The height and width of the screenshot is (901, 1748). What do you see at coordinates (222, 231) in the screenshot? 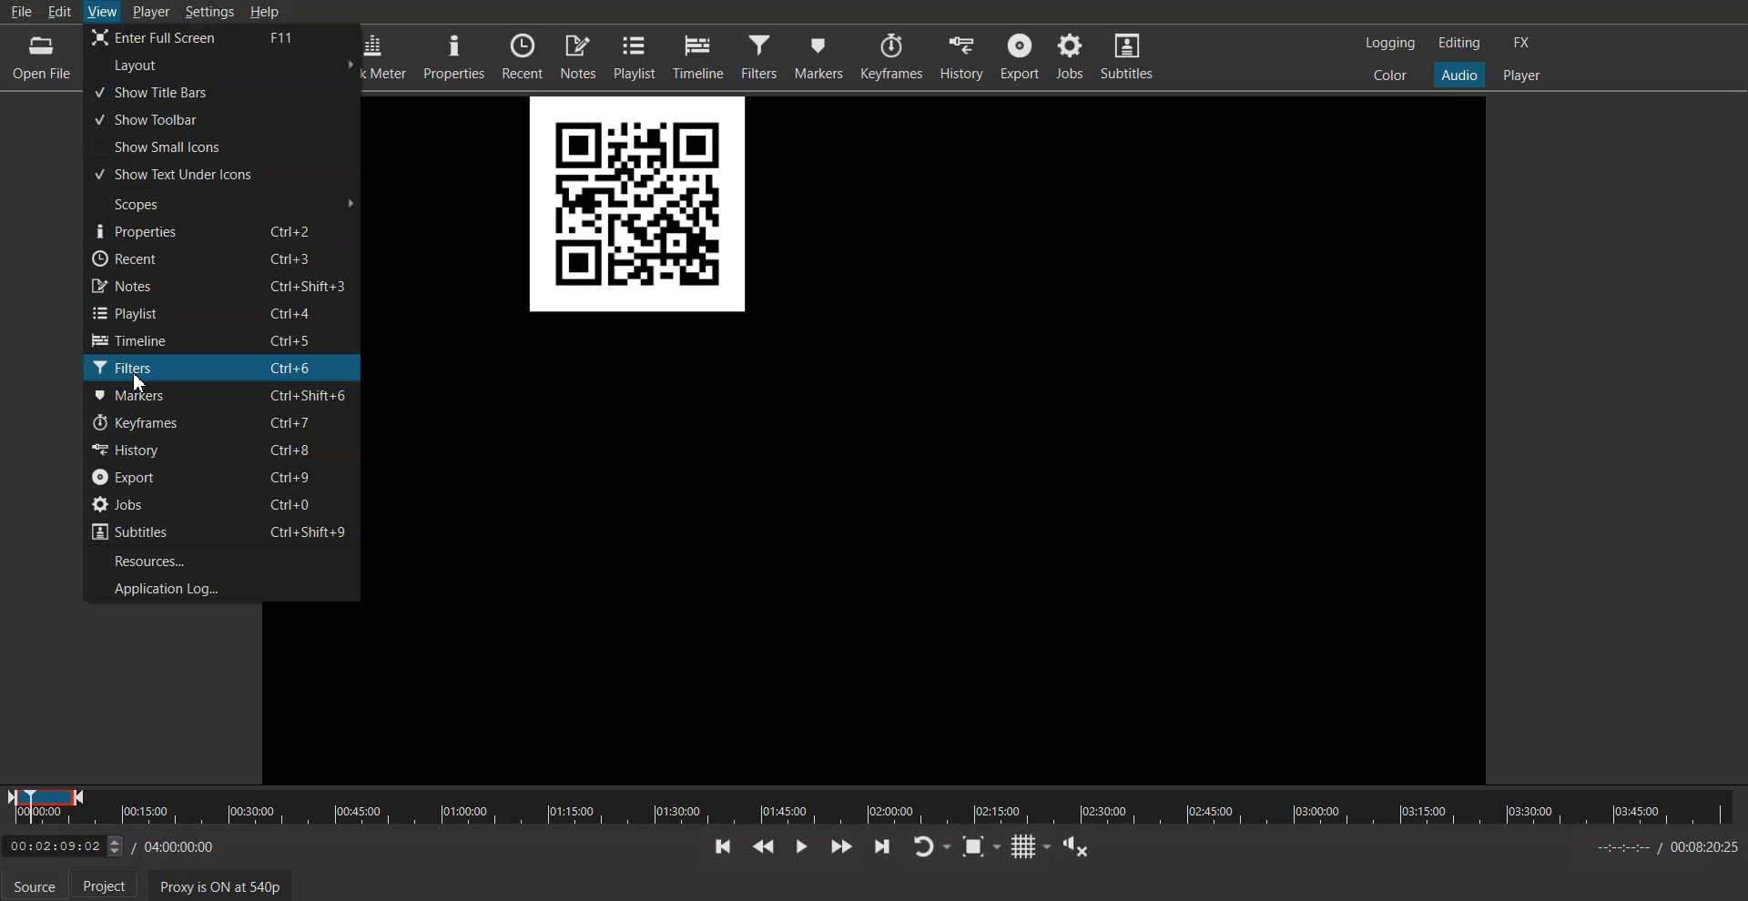
I see `Properties` at bounding box center [222, 231].